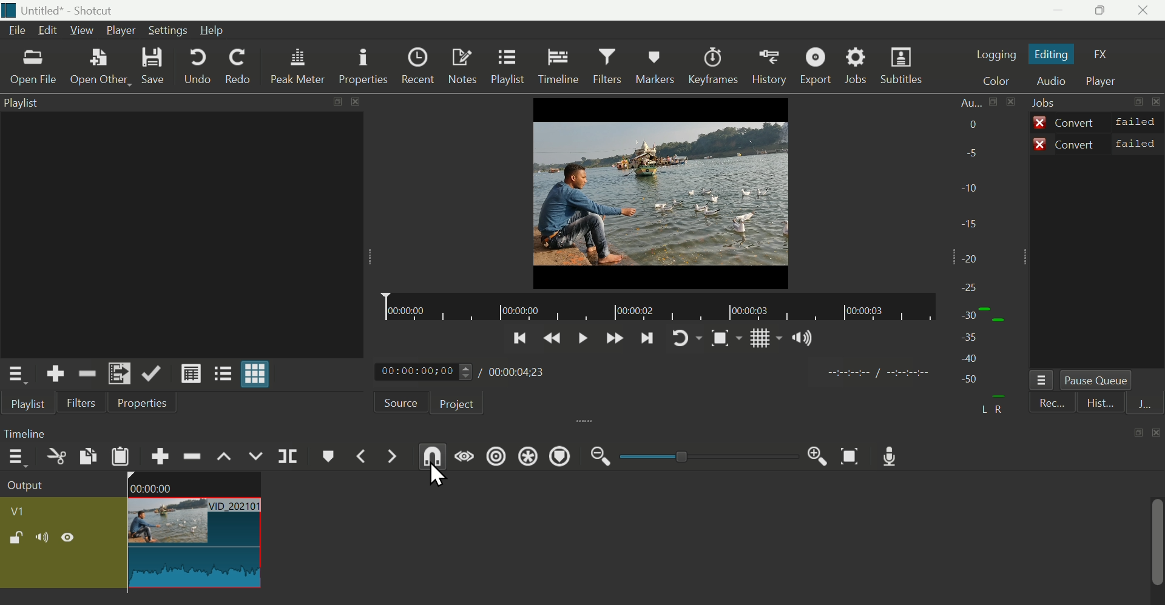 The image size is (1165, 605). Describe the element at coordinates (800, 338) in the screenshot. I see `Sound` at that location.